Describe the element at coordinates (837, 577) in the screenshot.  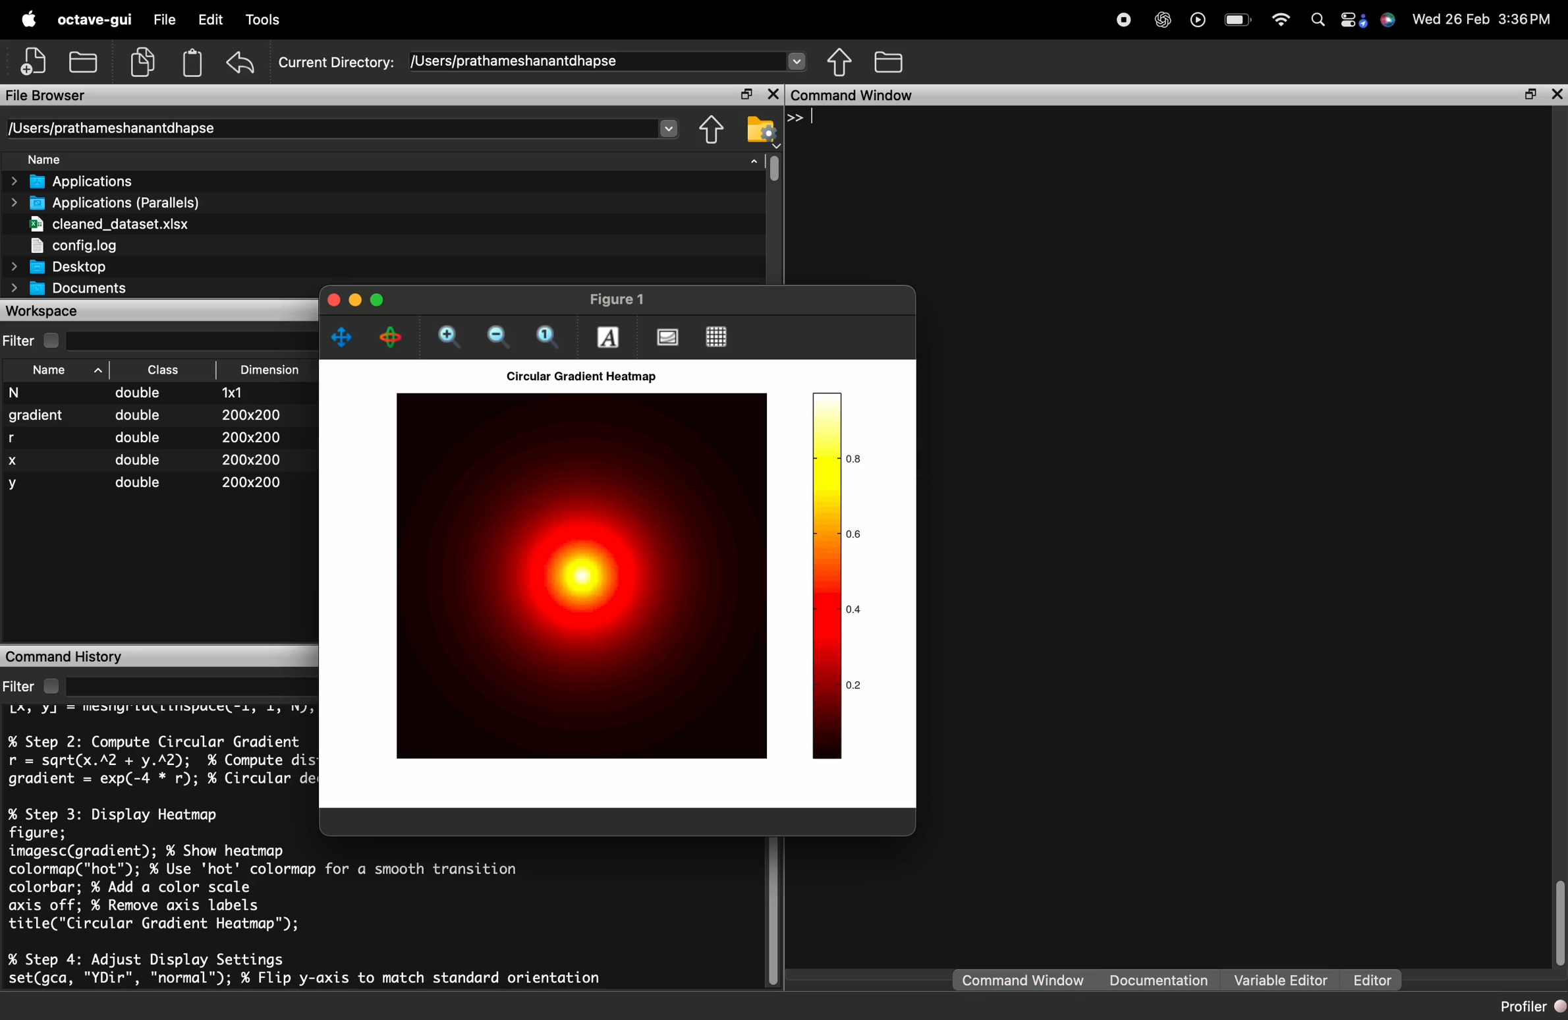
I see `Graph` at that location.